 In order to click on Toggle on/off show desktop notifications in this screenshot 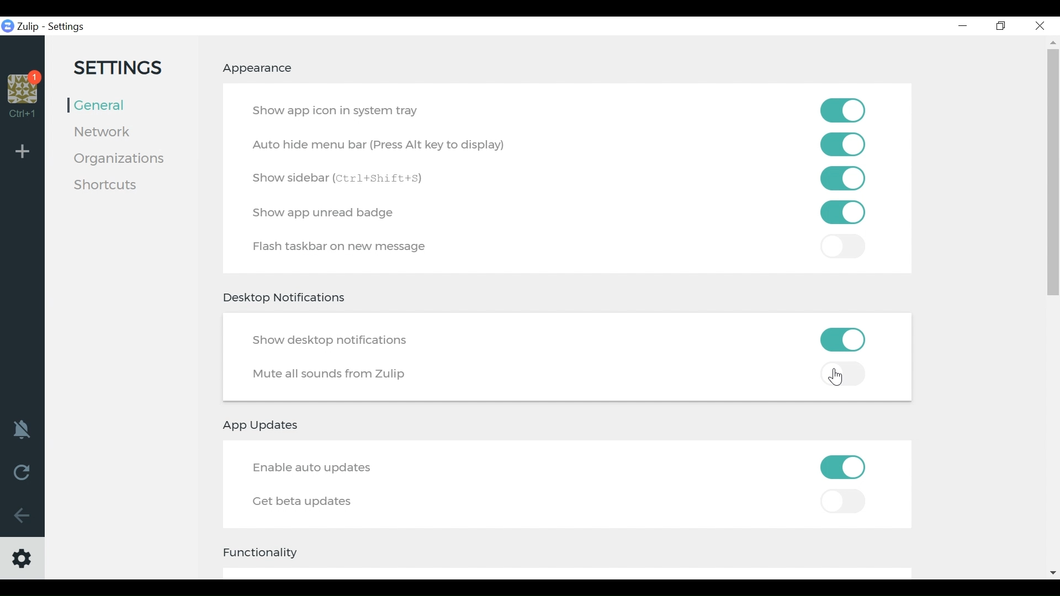, I will do `click(846, 339)`.